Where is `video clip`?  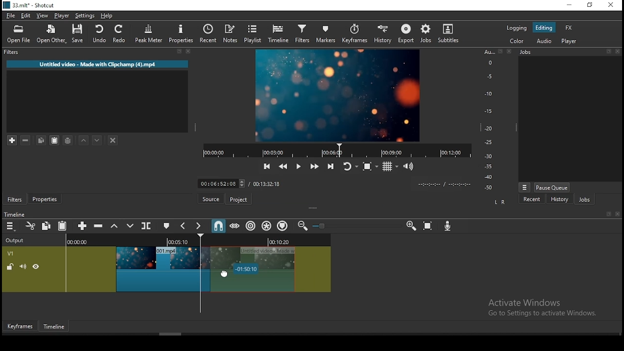 video clip is located at coordinates (157, 271).